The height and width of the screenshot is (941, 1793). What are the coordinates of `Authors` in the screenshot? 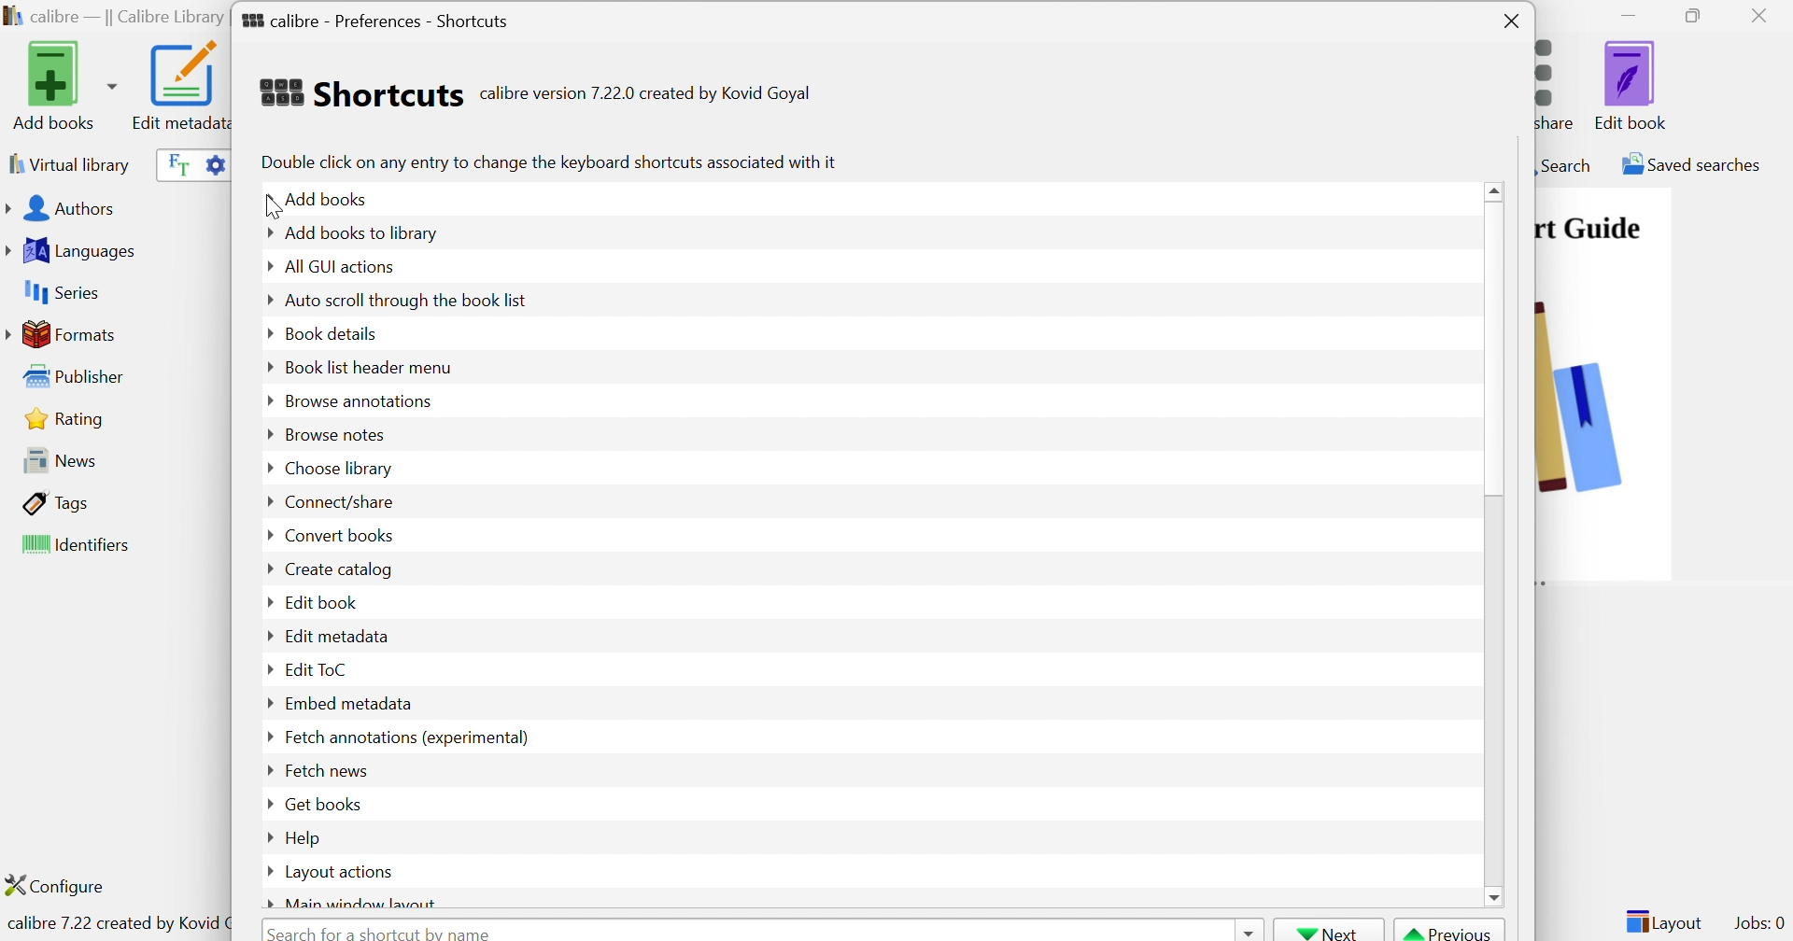 It's located at (64, 210).